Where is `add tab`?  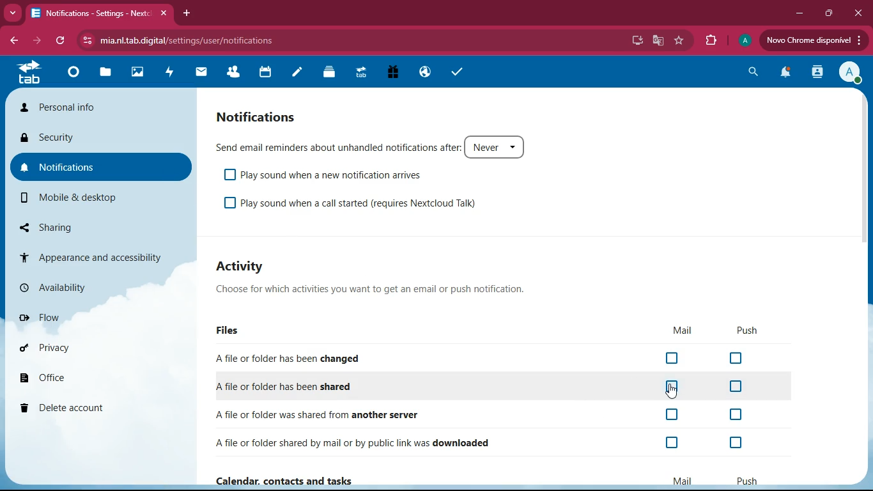
add tab is located at coordinates (185, 13).